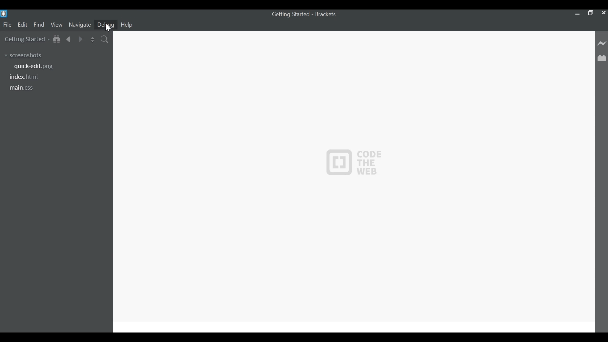 Image resolution: width=608 pixels, height=342 pixels. I want to click on Edit, so click(22, 24).